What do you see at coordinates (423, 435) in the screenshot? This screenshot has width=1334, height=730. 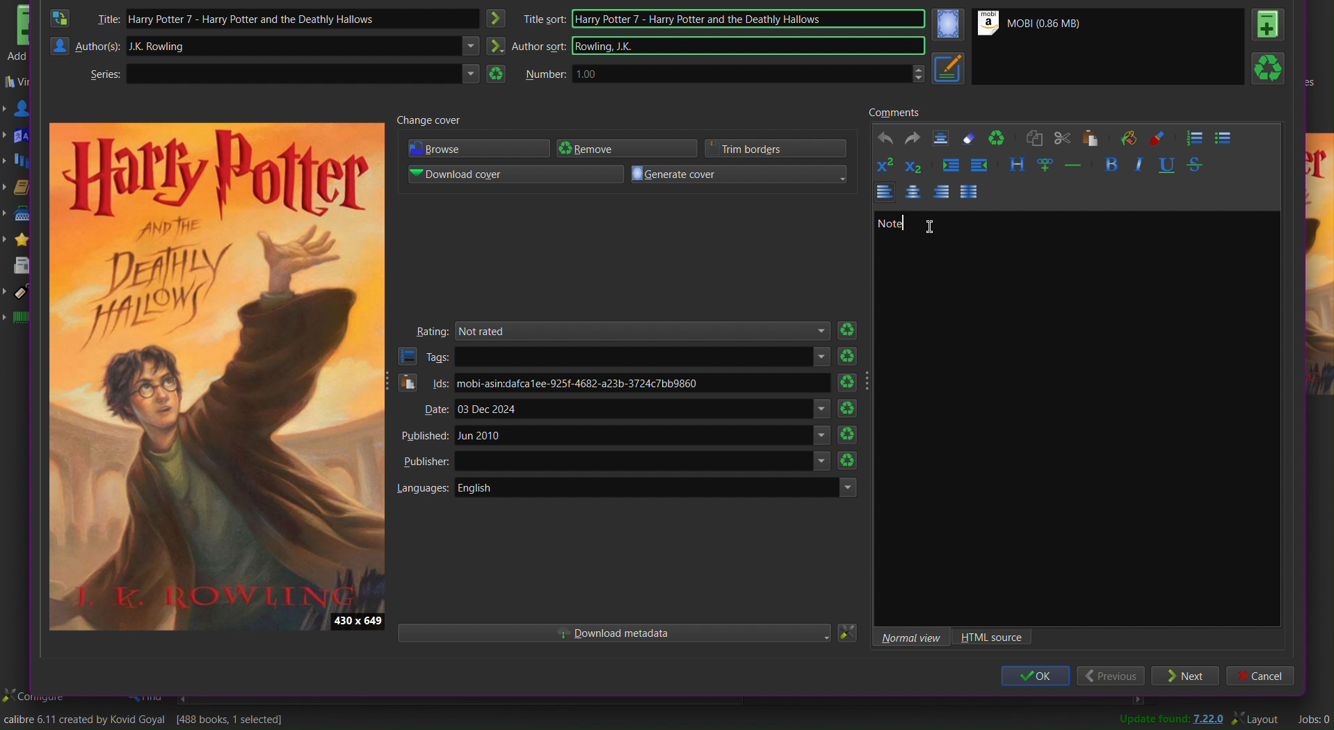 I see `Published` at bounding box center [423, 435].